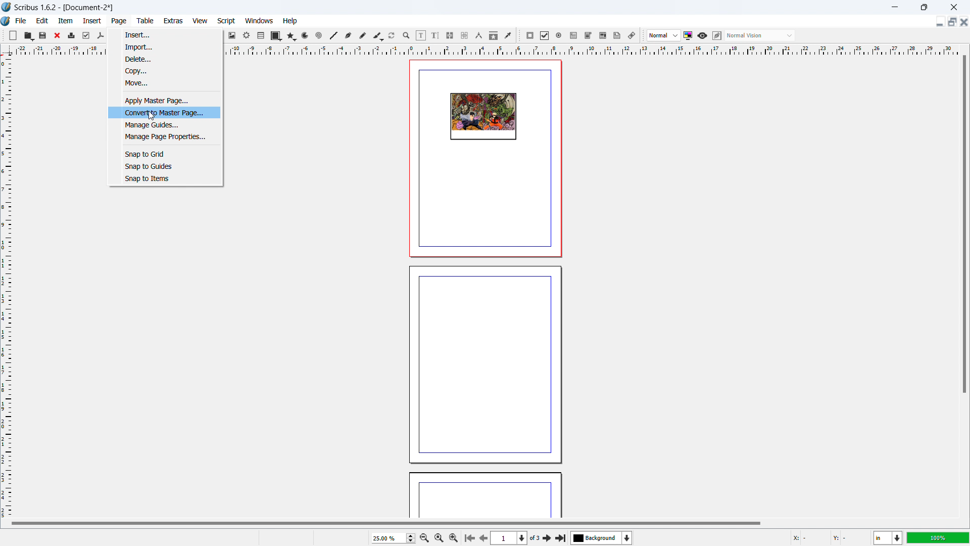  What do you see at coordinates (530, 35) in the screenshot?
I see `pdf push button` at bounding box center [530, 35].